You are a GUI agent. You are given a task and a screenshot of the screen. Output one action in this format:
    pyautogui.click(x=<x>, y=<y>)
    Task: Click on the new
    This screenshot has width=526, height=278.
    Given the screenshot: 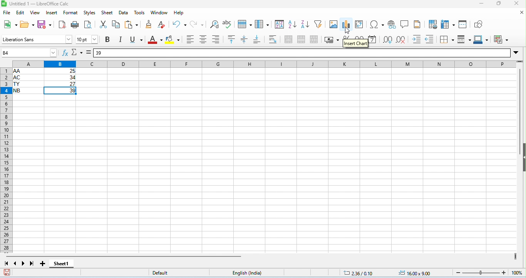 What is the action you would take?
    pyautogui.click(x=11, y=24)
    